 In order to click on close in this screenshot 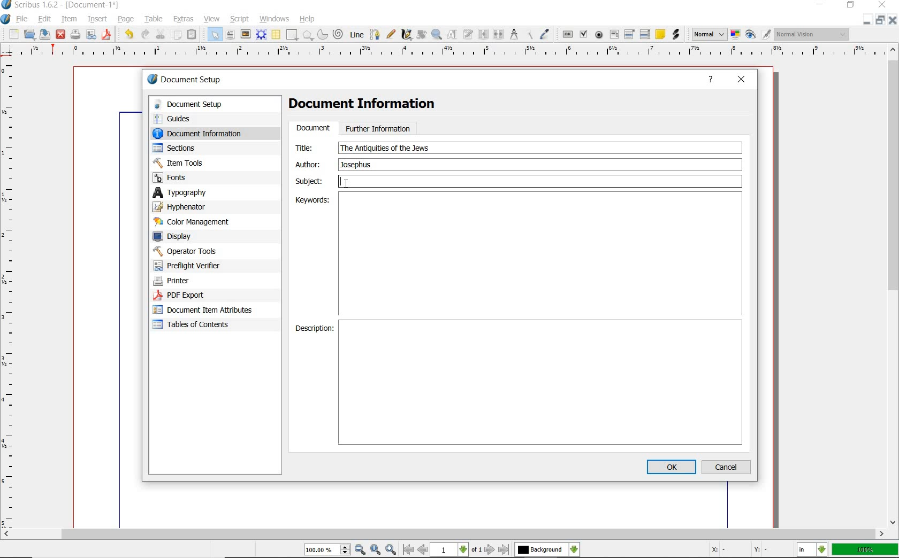, I will do `click(61, 35)`.